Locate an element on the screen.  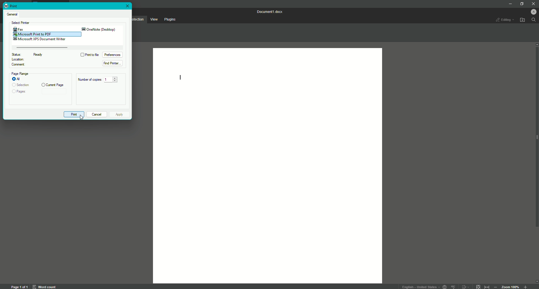
Restore is located at coordinates (520, 4).